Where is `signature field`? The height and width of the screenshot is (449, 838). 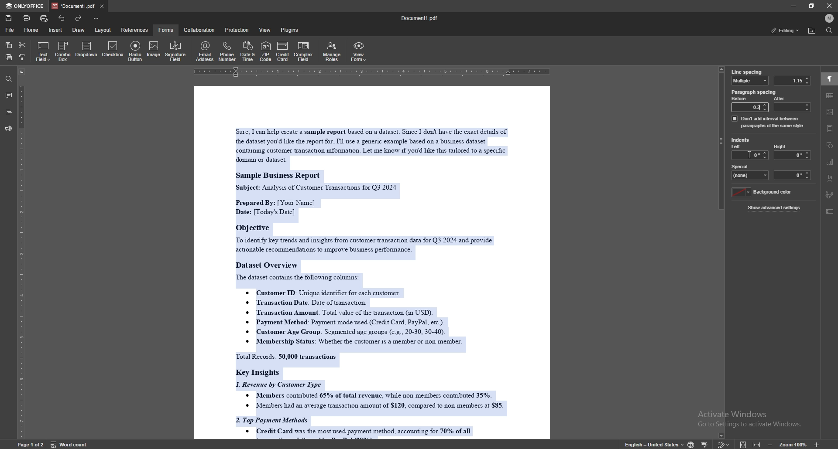 signature field is located at coordinates (830, 195).